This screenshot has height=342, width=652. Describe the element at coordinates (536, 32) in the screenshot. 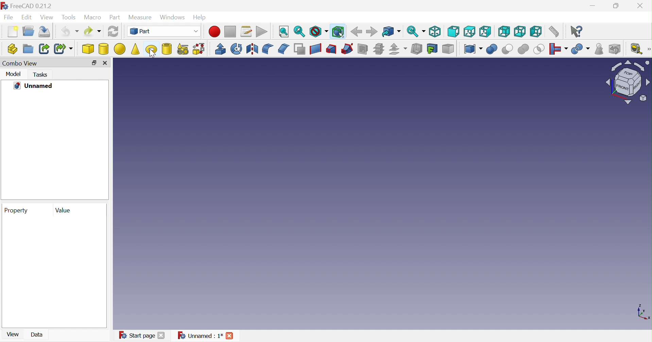

I see `Left` at that location.